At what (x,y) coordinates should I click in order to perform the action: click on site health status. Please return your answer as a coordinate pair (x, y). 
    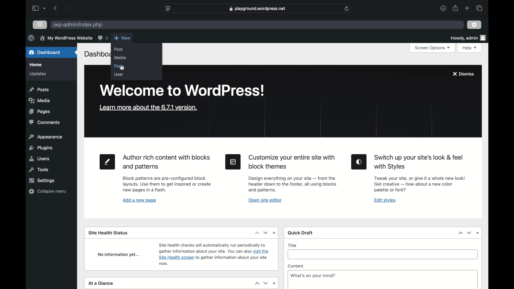
    Looking at the image, I should click on (108, 233).